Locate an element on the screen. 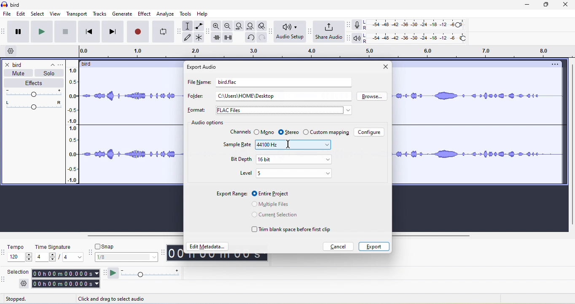 This screenshot has height=304, width=575. bird is located at coordinates (90, 64).